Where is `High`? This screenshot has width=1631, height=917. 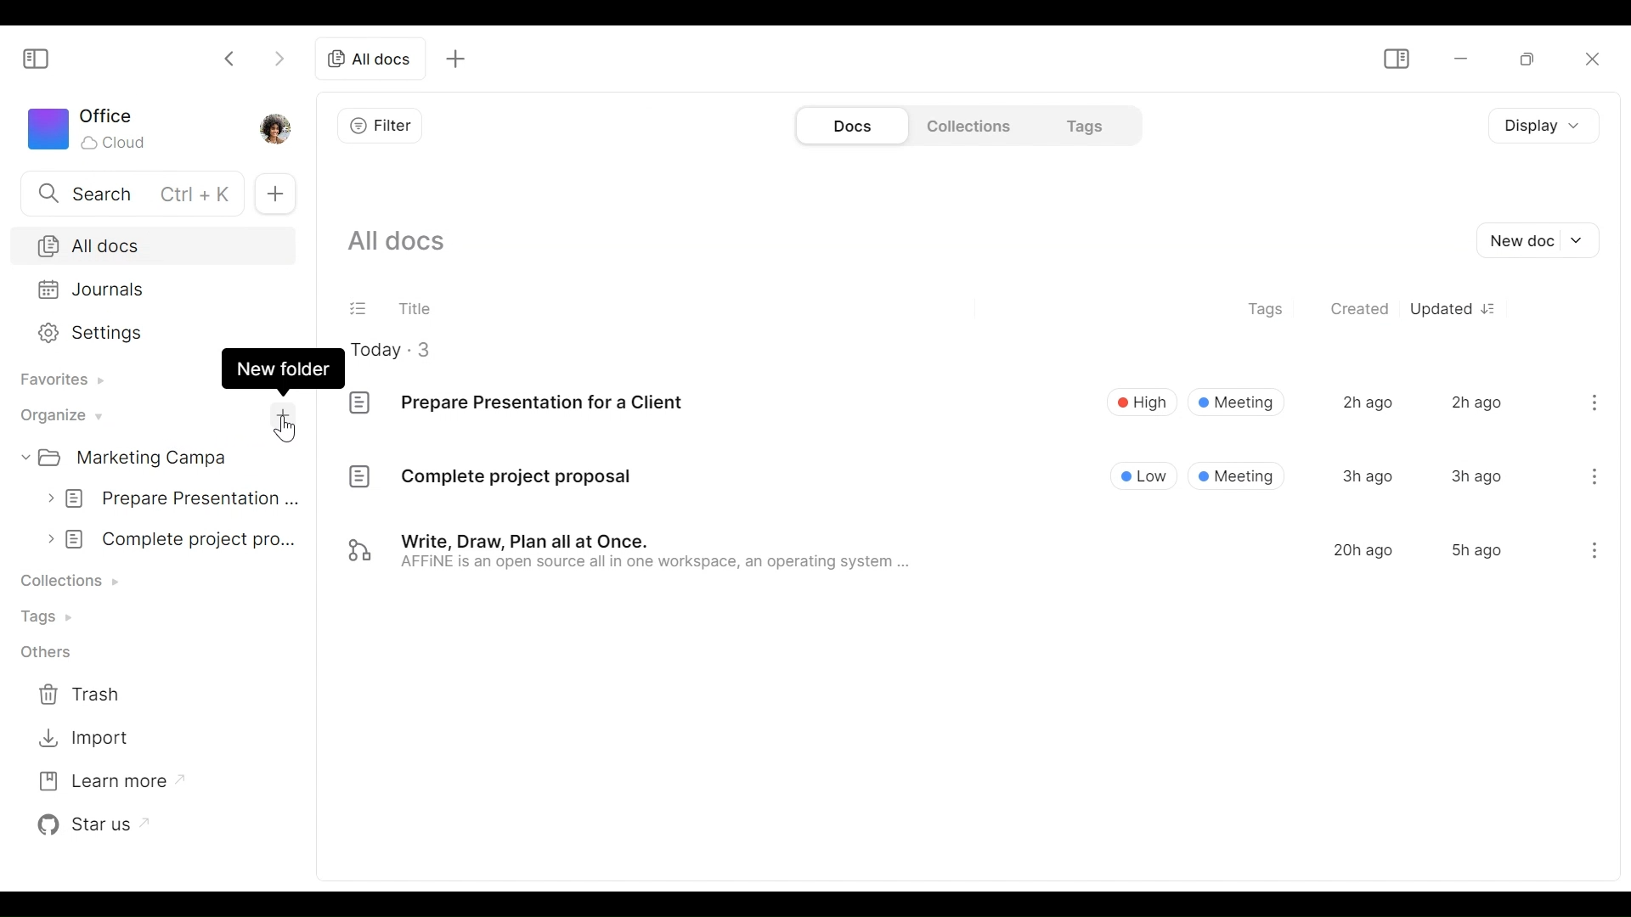
High is located at coordinates (1141, 401).